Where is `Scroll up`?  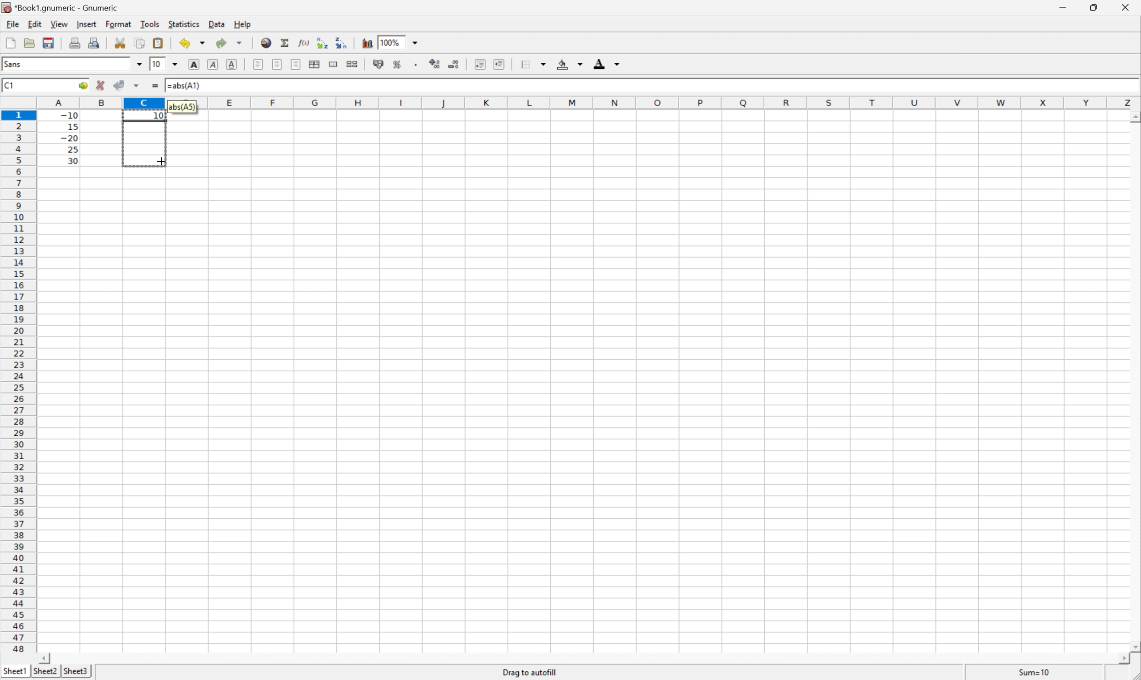
Scroll up is located at coordinates (1134, 116).